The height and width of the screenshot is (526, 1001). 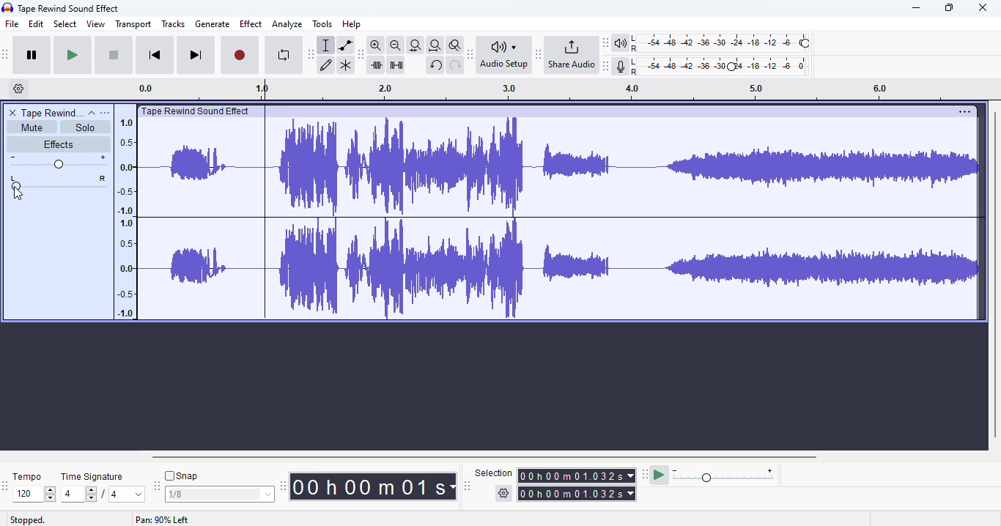 What do you see at coordinates (506, 55) in the screenshot?
I see `audio setup` at bounding box center [506, 55].